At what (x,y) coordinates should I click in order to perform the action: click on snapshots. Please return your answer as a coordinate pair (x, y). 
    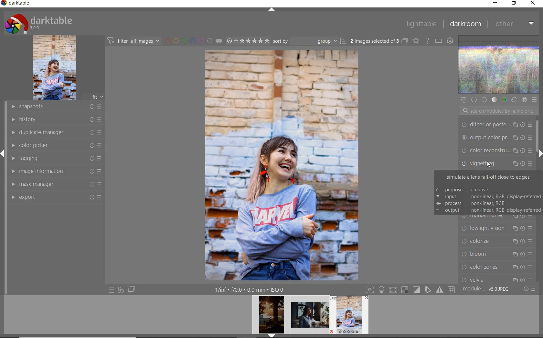
    Looking at the image, I should click on (56, 107).